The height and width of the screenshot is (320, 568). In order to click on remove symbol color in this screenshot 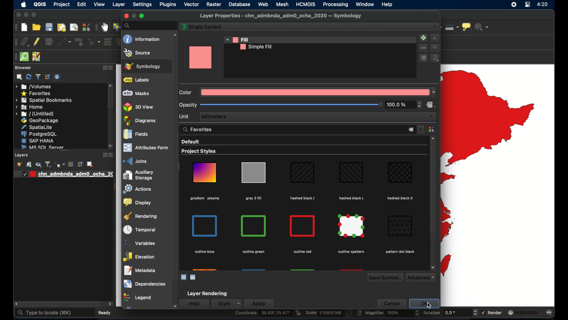, I will do `click(424, 48)`.